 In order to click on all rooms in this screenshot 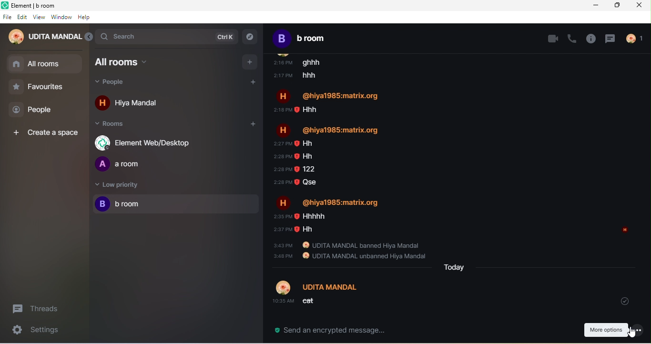, I will do `click(131, 62)`.